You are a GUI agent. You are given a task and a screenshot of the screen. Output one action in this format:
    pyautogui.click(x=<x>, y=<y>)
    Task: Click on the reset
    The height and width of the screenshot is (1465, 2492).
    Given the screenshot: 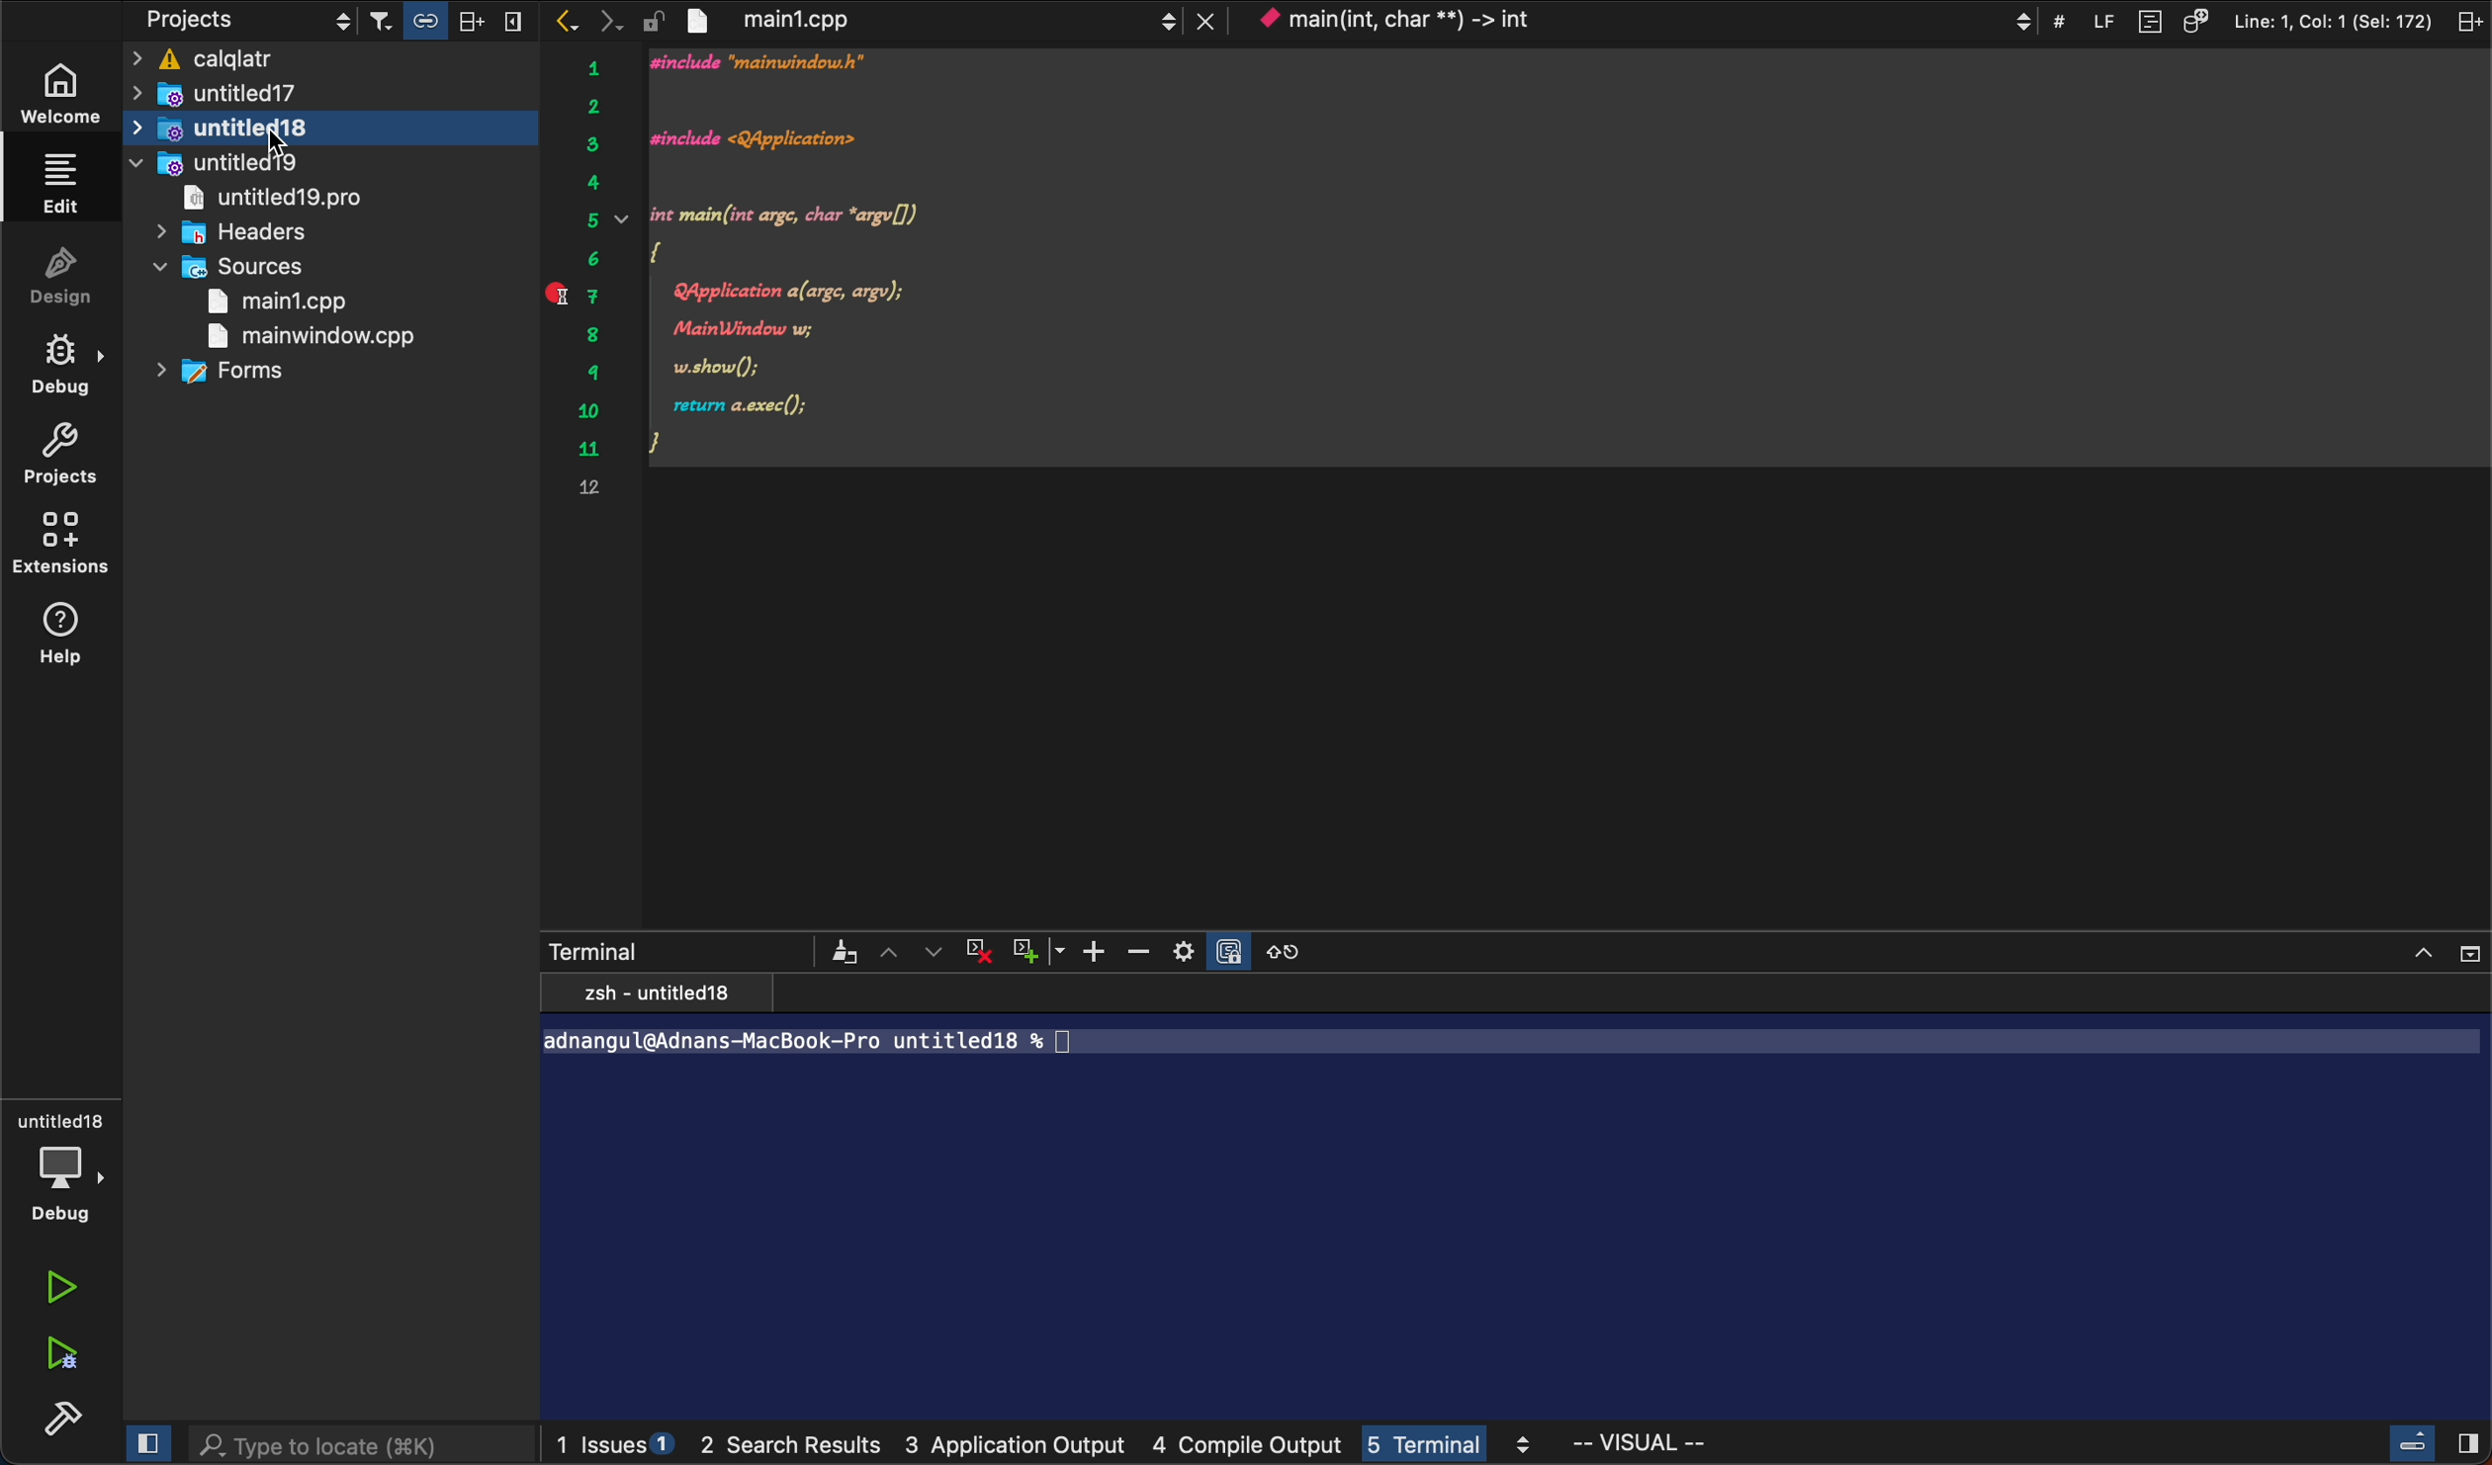 What is the action you would take?
    pyautogui.click(x=1301, y=950)
    